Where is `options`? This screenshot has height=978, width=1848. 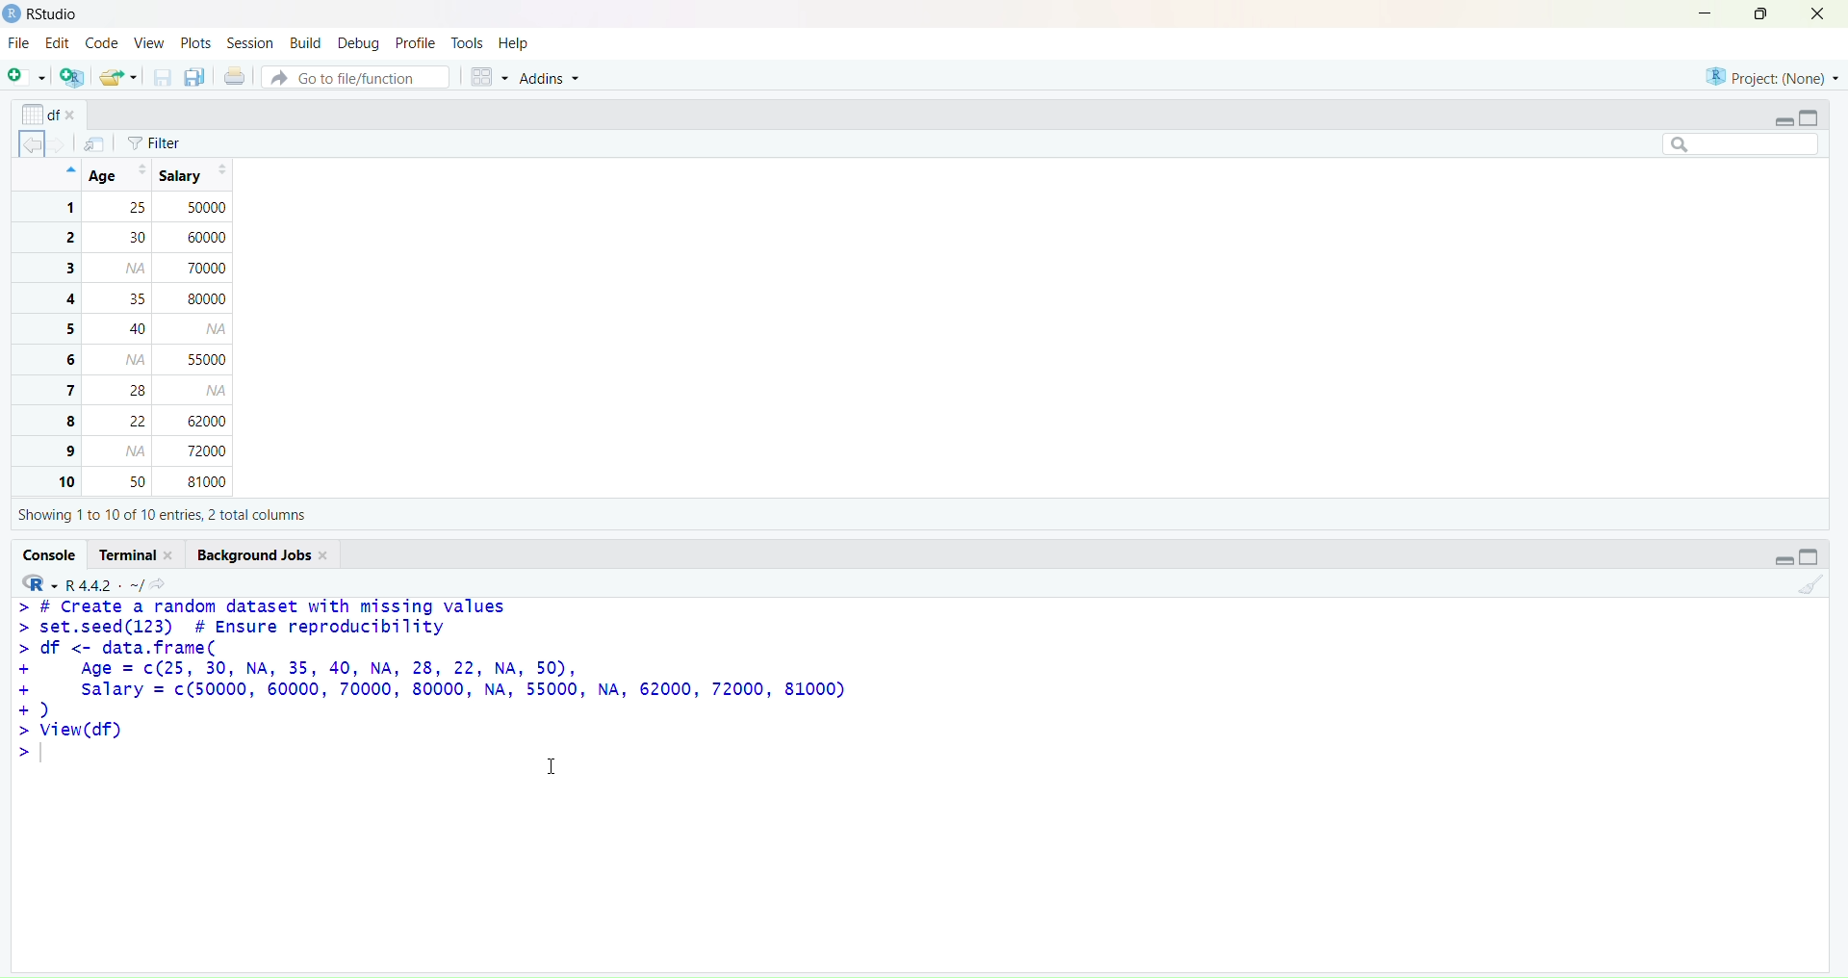 options is located at coordinates (94, 144).